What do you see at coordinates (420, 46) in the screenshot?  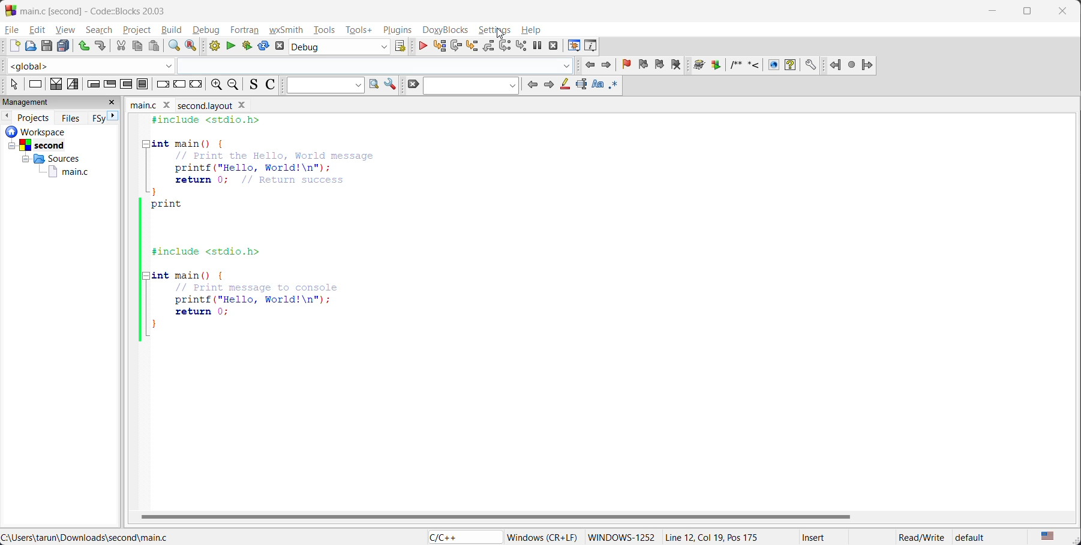 I see `continue` at bounding box center [420, 46].